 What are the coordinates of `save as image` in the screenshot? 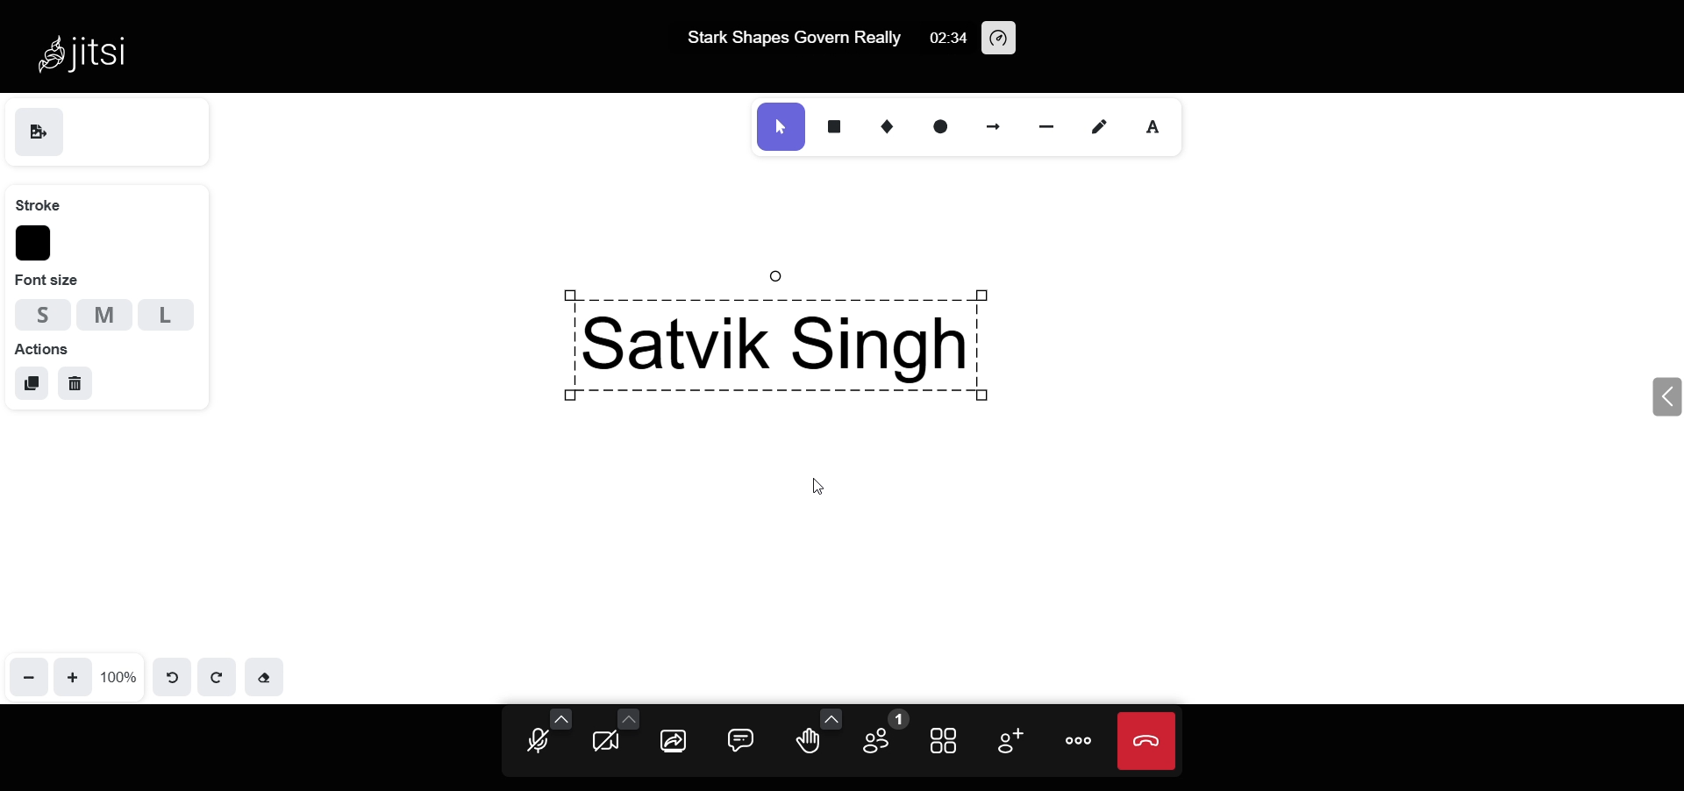 It's located at (39, 134).